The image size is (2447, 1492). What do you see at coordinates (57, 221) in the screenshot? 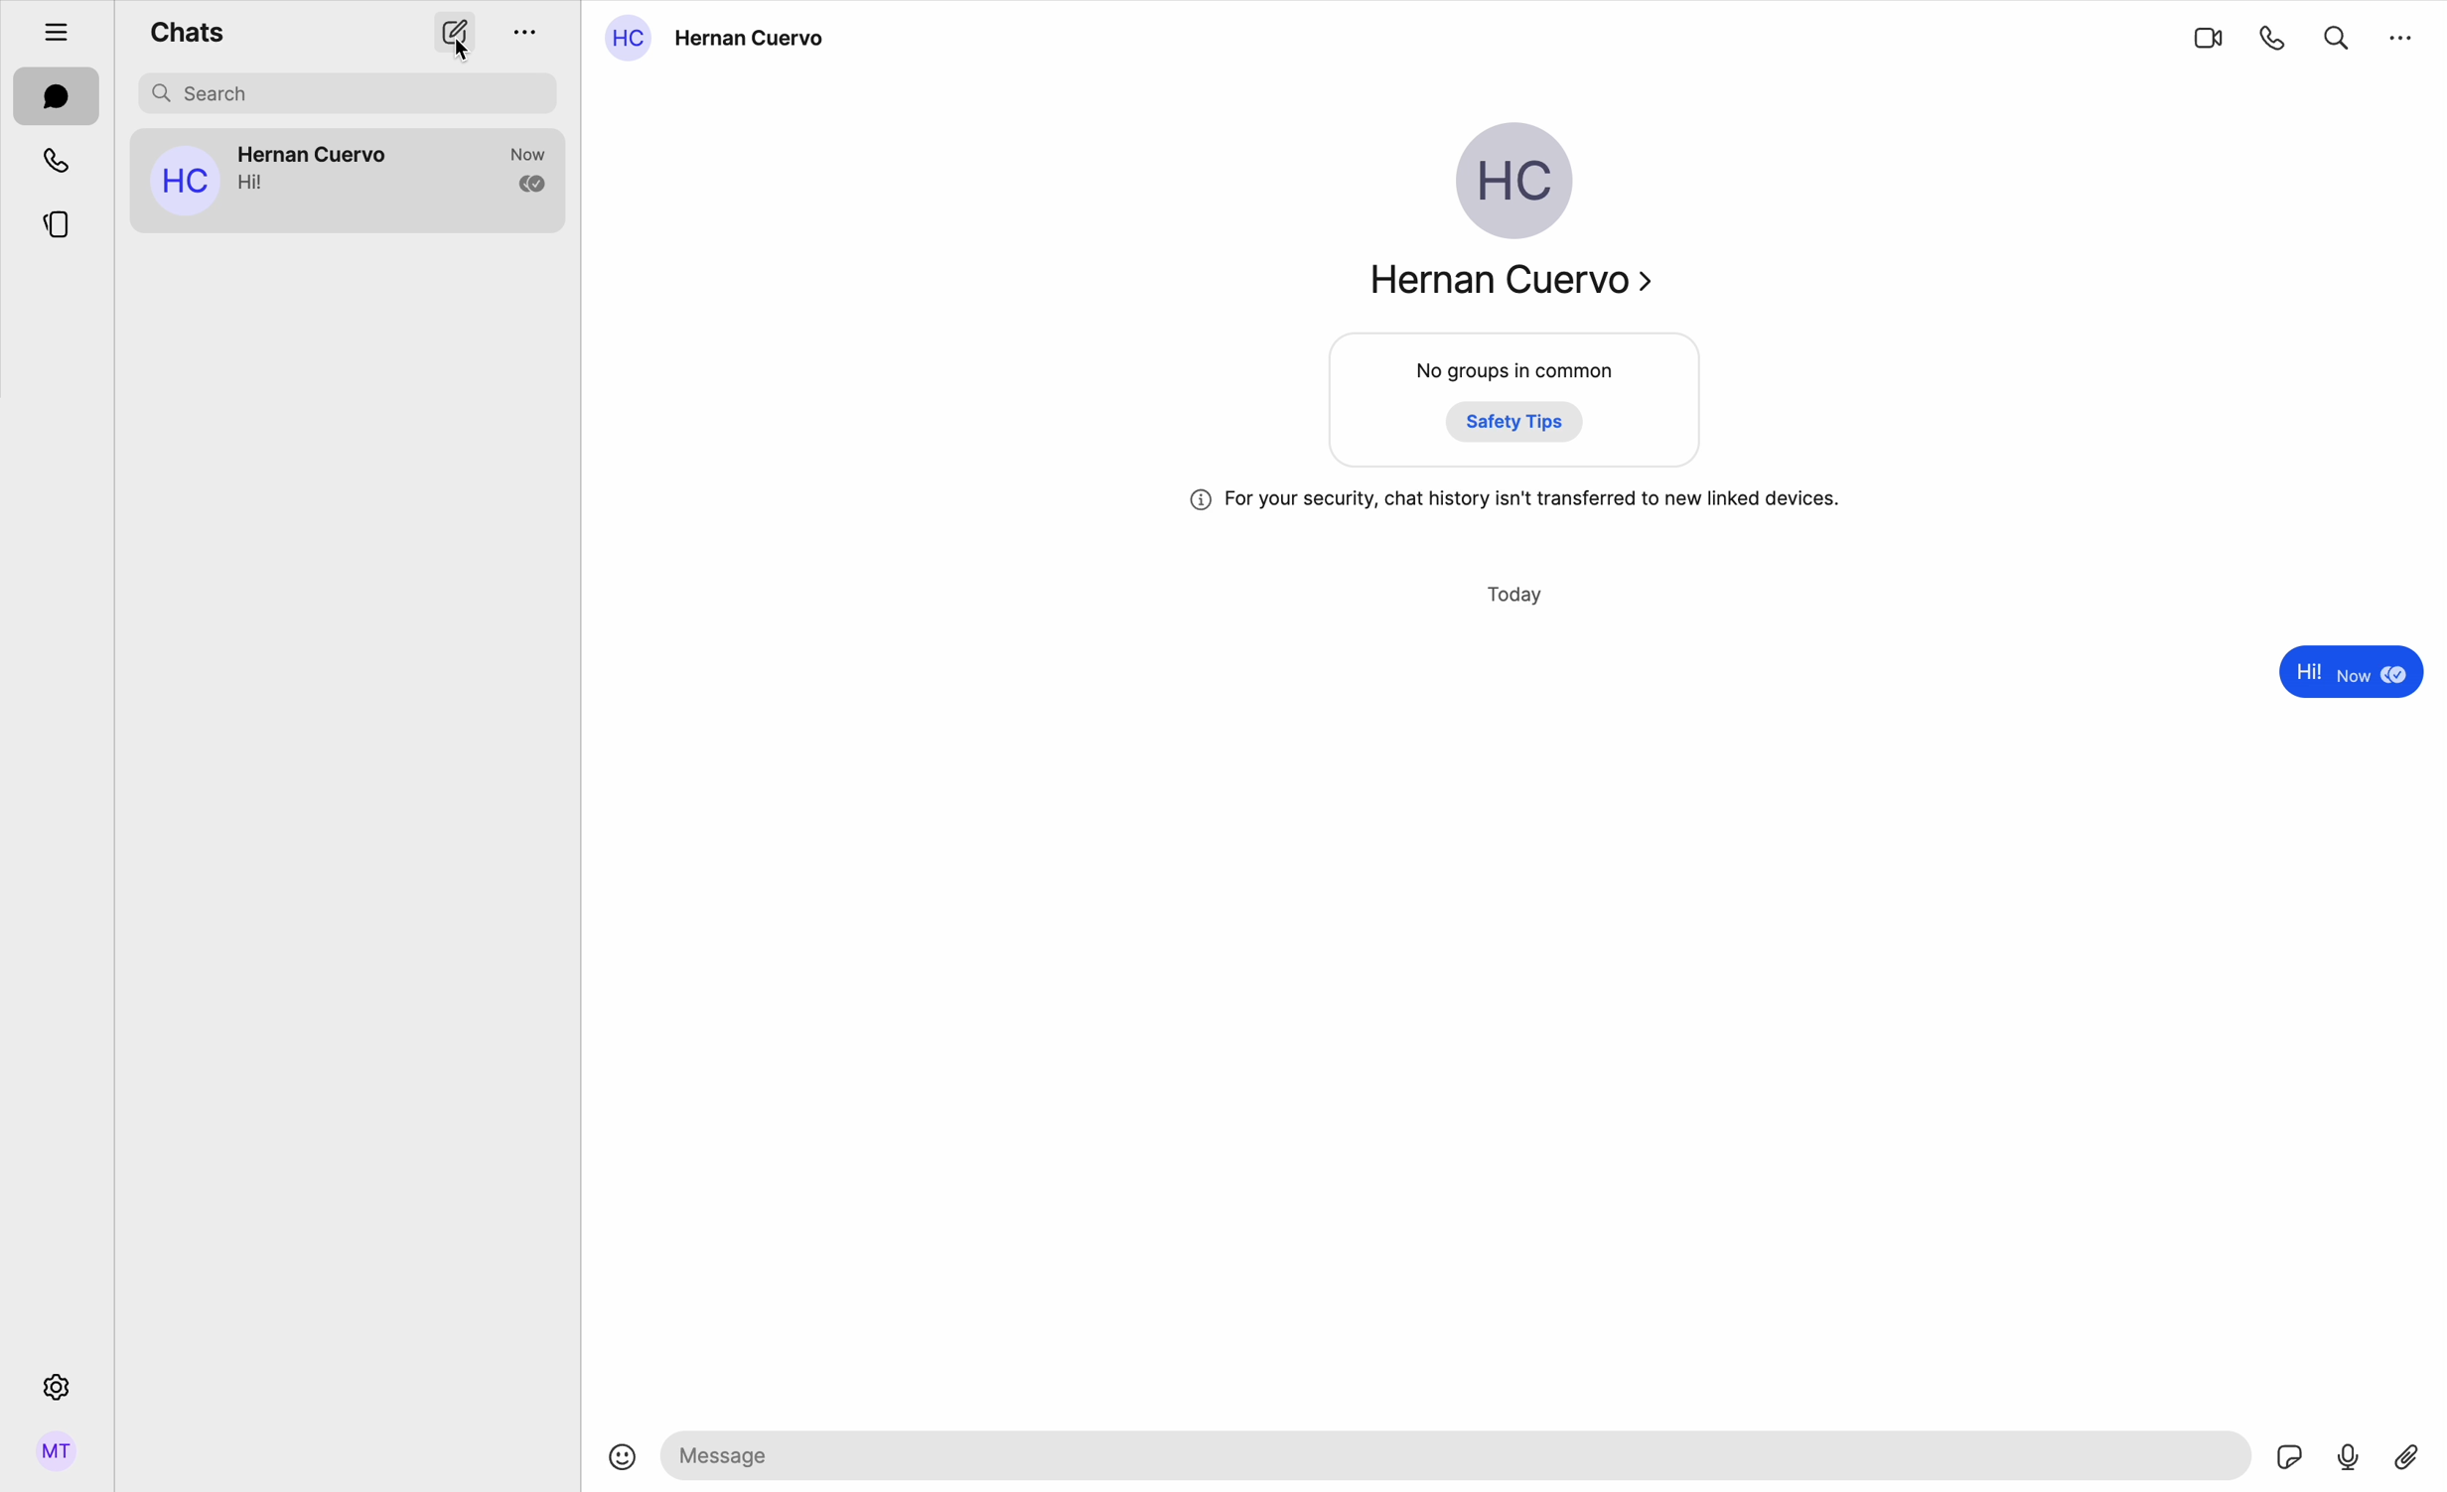
I see `stories` at bounding box center [57, 221].